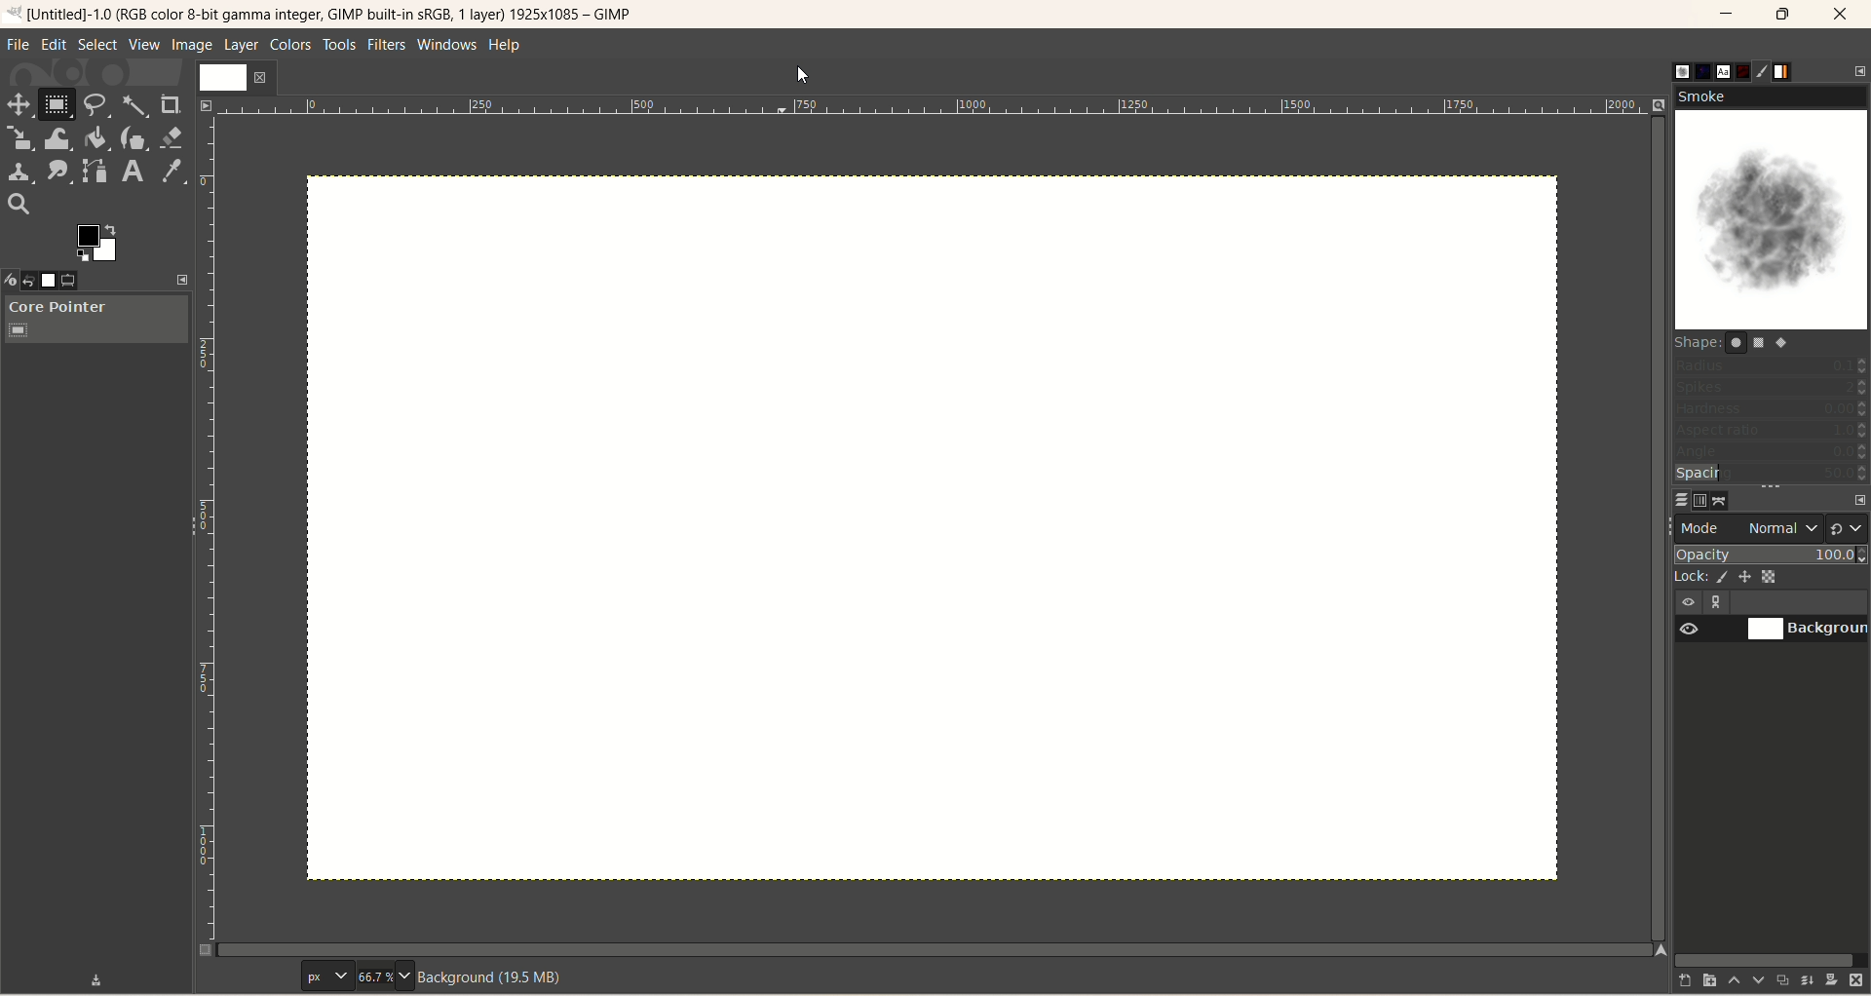  What do you see at coordinates (181, 281) in the screenshot?
I see `configure this tab` at bounding box center [181, 281].